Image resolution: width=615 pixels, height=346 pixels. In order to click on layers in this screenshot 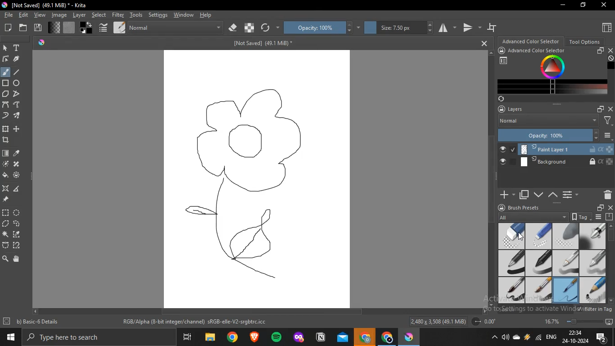, I will do `click(515, 109)`.